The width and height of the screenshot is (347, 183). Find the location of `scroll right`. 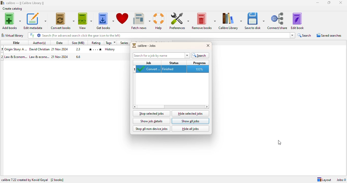

scroll right is located at coordinates (134, 106).